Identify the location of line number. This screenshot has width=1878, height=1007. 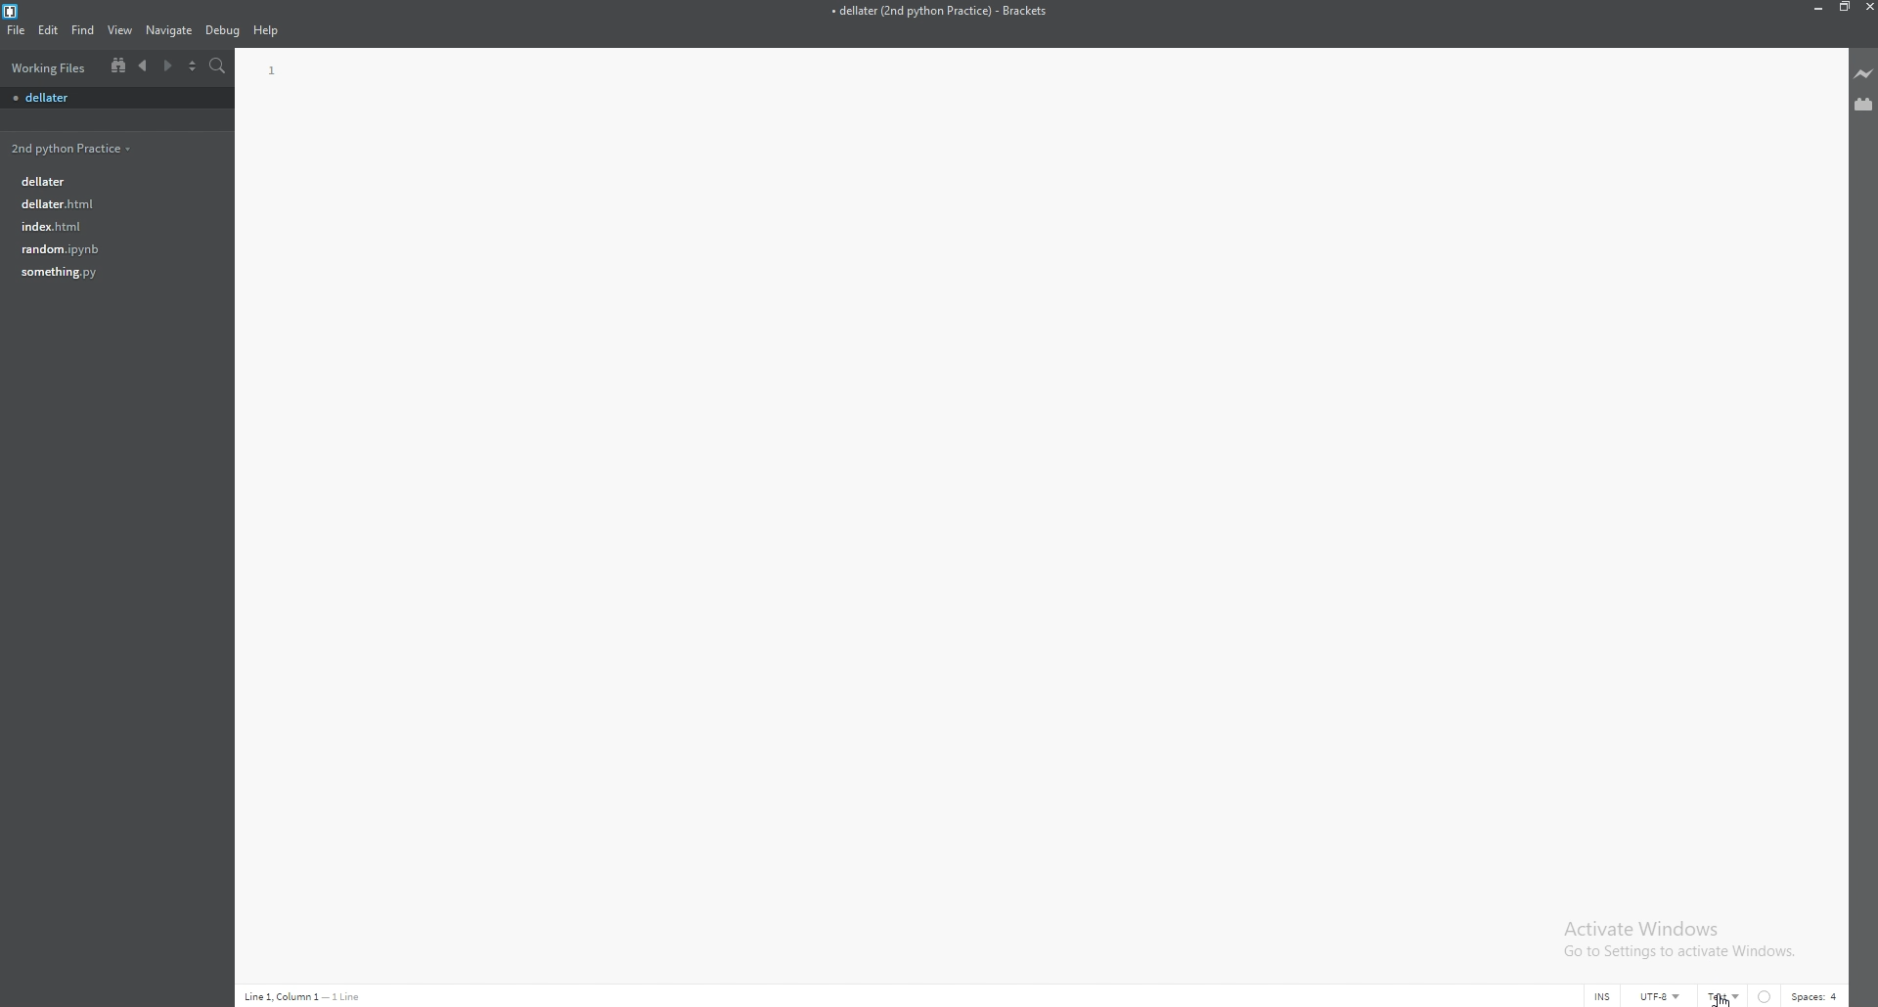
(272, 71).